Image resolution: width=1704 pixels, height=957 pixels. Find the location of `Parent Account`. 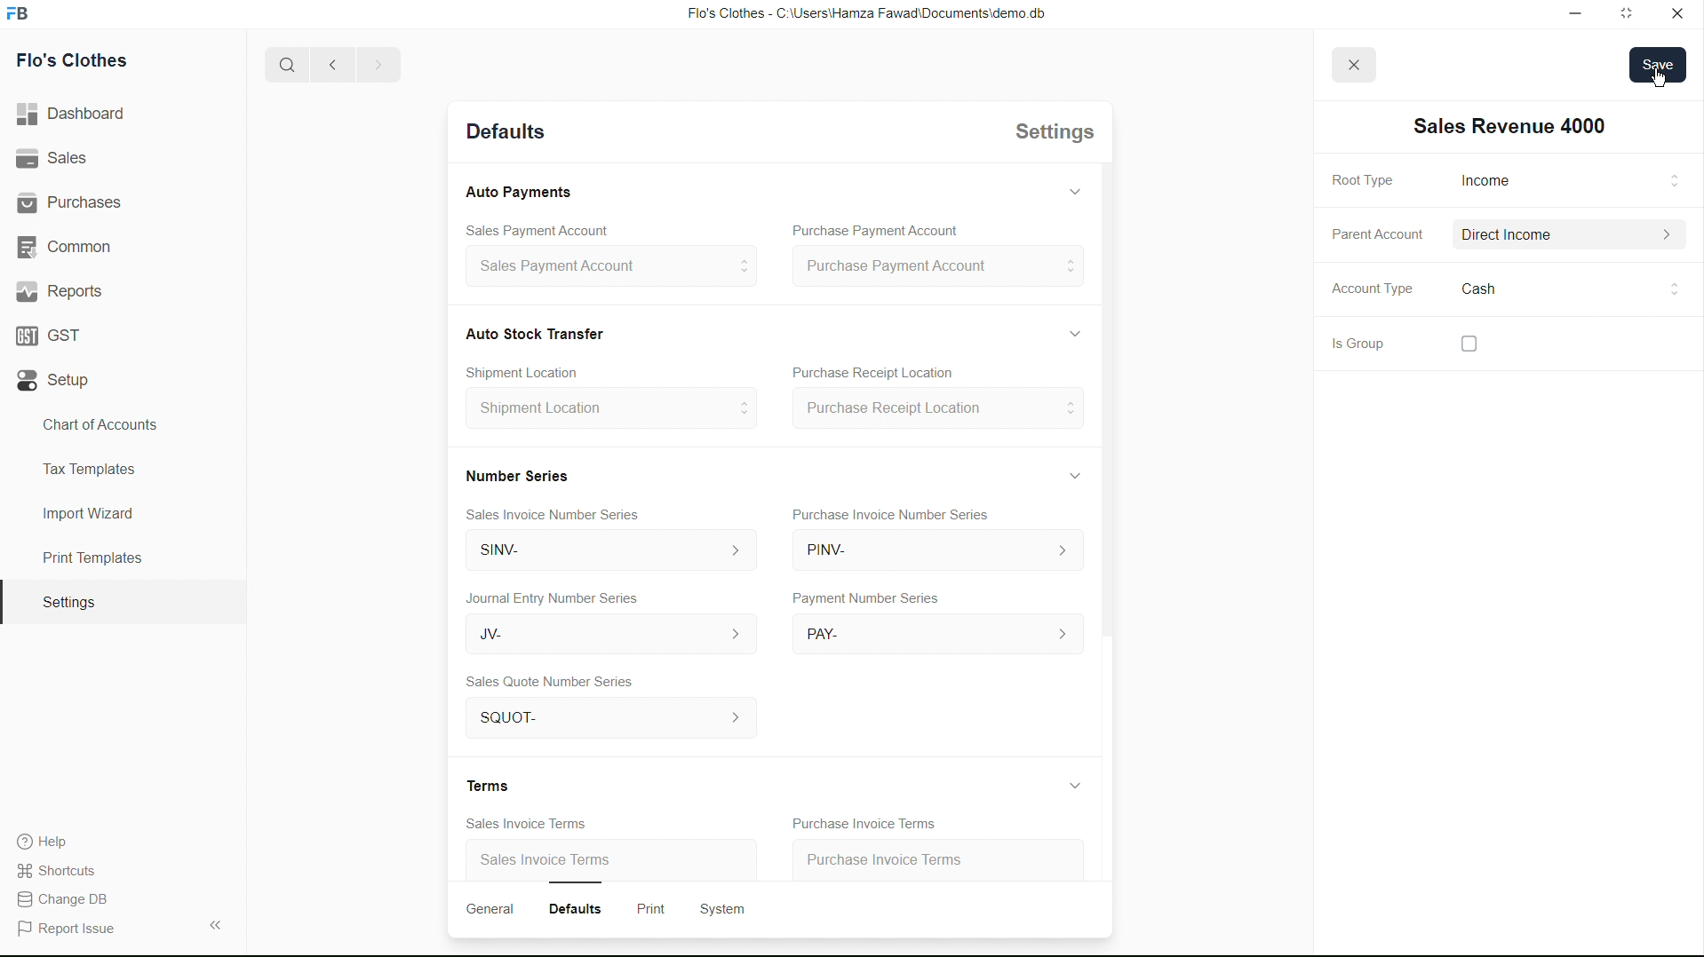

Parent Account is located at coordinates (1375, 233).